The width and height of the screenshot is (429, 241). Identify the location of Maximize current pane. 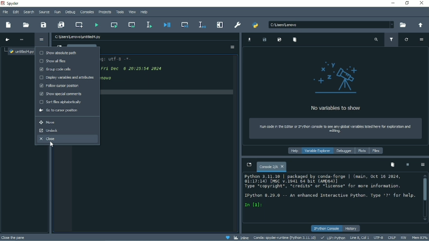
(219, 24).